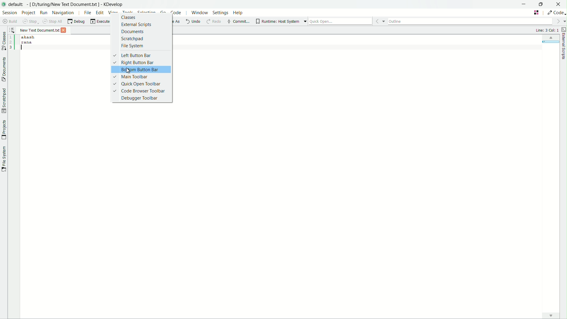  What do you see at coordinates (63, 13) in the screenshot?
I see `navigation menu` at bounding box center [63, 13].